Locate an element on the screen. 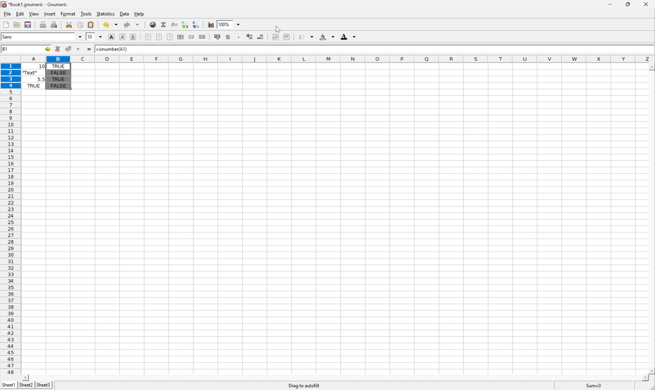 This screenshot has height=390, width=655. *Book1.gnumeric - Gnumeric is located at coordinates (36, 4).